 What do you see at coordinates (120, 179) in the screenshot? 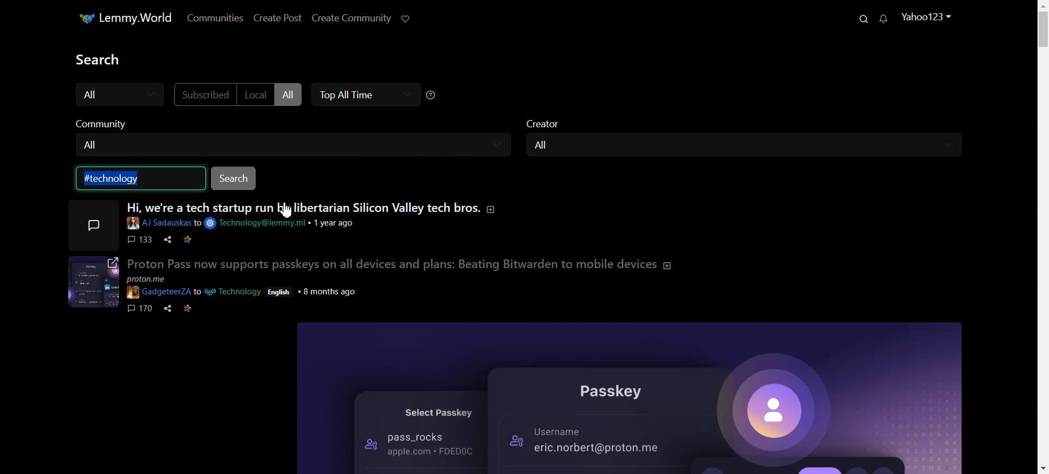
I see `#technology` at bounding box center [120, 179].